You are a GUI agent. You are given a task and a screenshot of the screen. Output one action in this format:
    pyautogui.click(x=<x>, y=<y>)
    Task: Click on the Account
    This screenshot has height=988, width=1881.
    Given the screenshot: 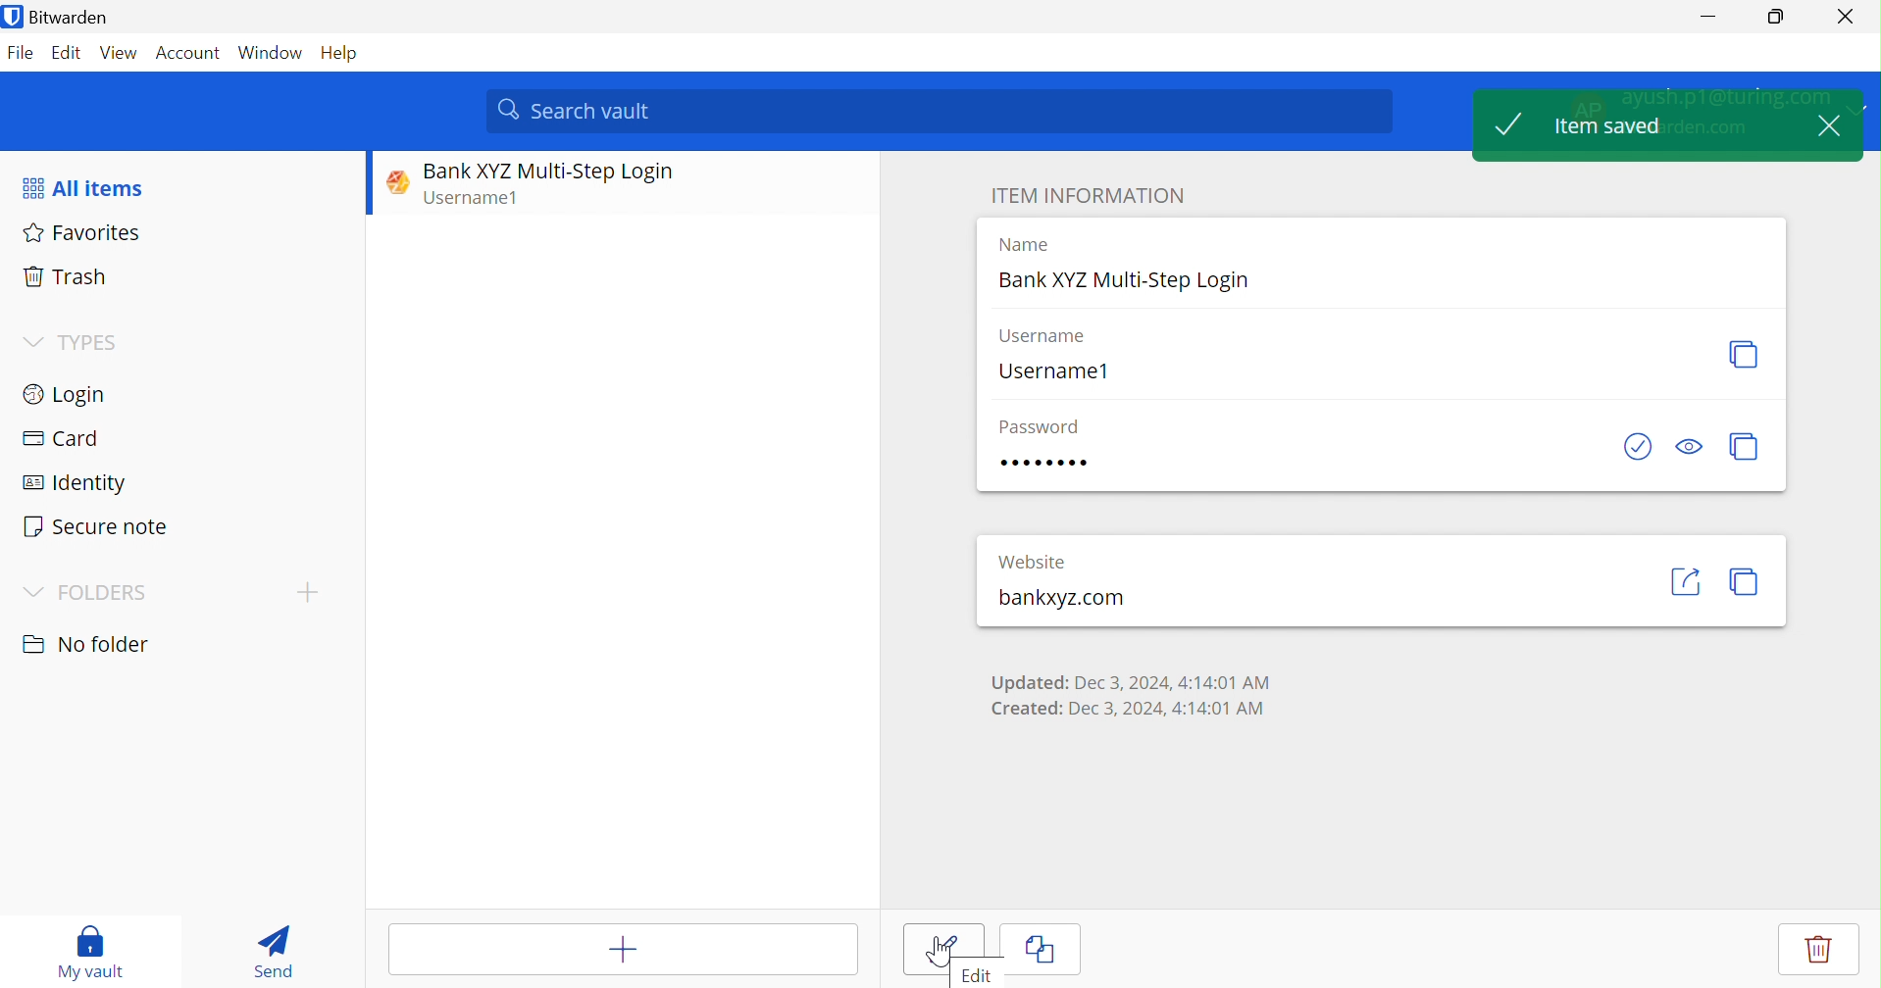 What is the action you would take?
    pyautogui.click(x=191, y=57)
    